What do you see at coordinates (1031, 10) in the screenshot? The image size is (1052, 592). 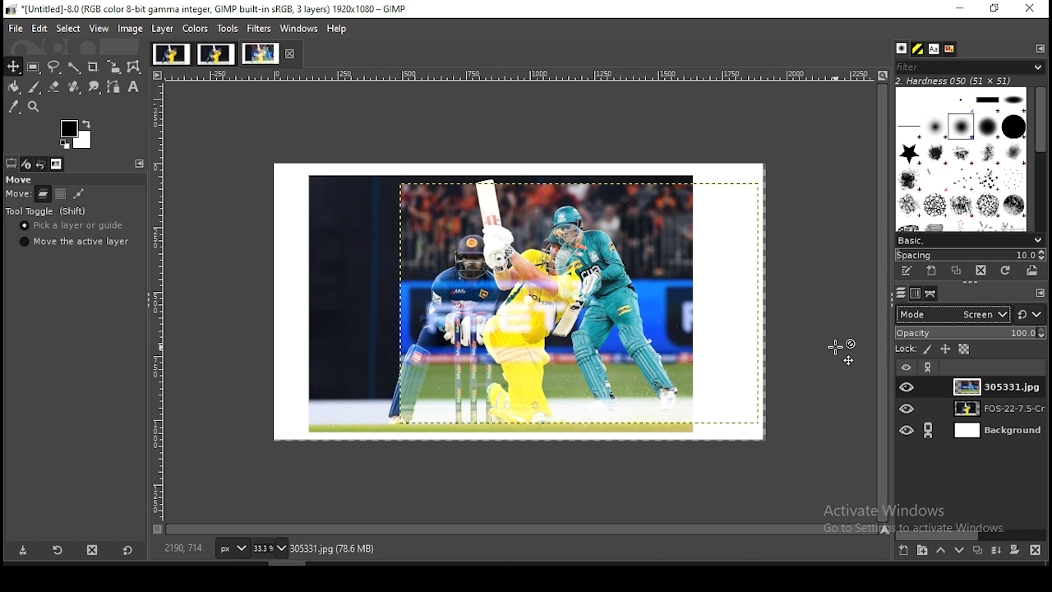 I see `close window` at bounding box center [1031, 10].